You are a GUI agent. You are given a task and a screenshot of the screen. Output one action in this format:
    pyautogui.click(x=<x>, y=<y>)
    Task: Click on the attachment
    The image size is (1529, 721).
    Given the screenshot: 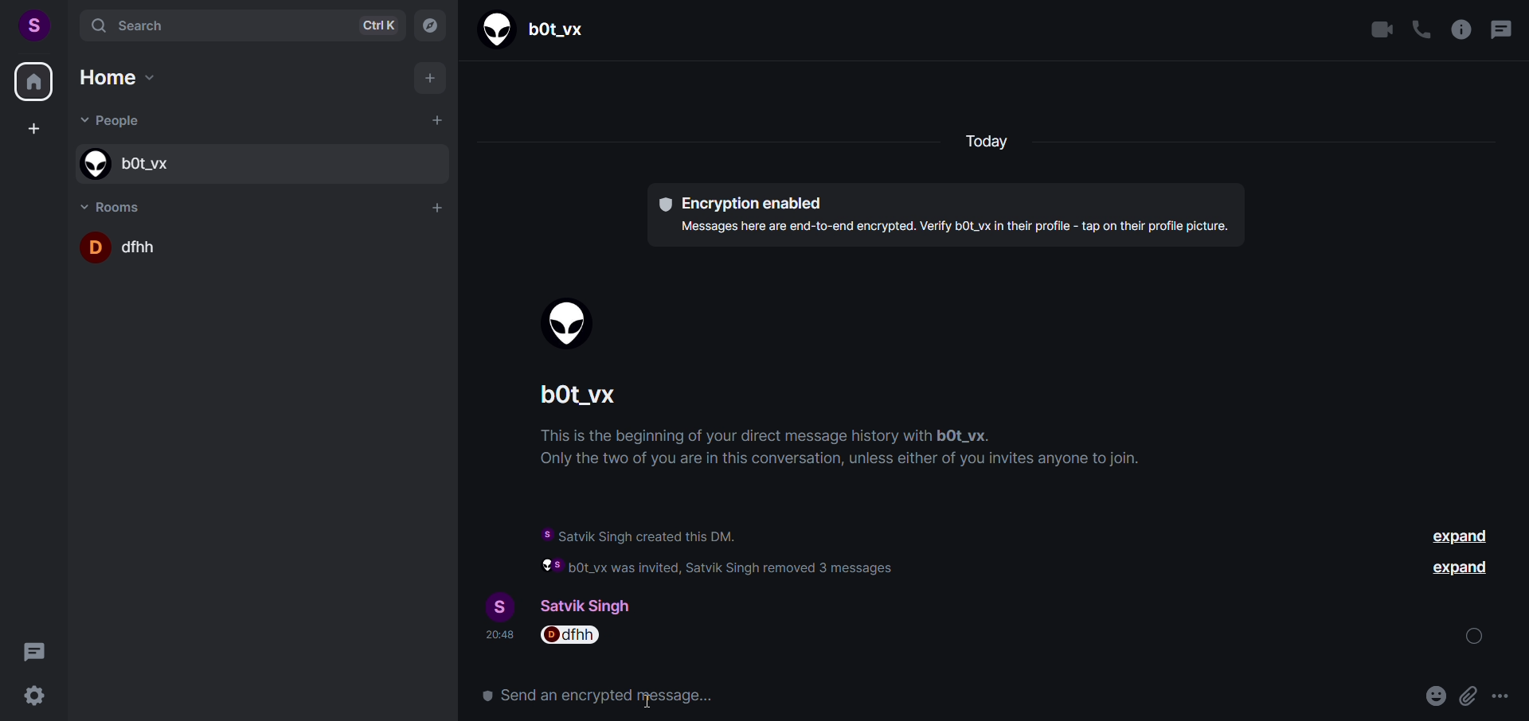 What is the action you would take?
    pyautogui.click(x=1430, y=696)
    